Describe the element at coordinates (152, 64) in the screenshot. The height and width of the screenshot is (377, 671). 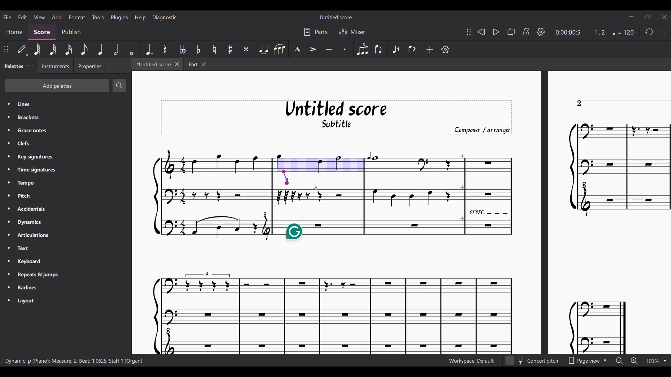
I see `Current tab` at that location.